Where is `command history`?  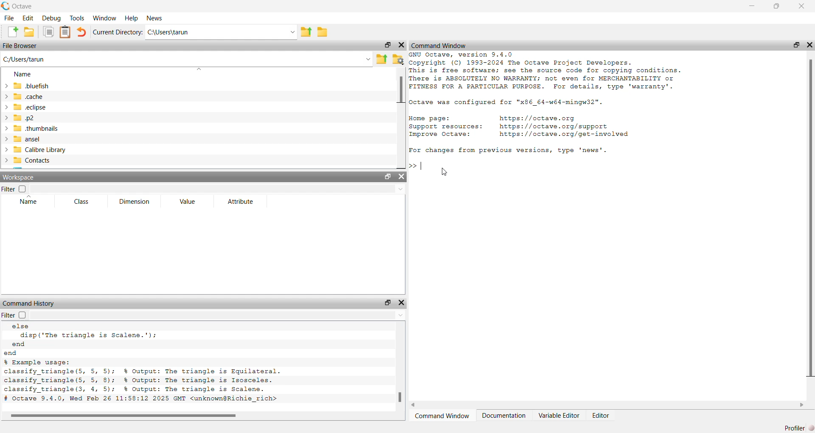 command history is located at coordinates (30, 303).